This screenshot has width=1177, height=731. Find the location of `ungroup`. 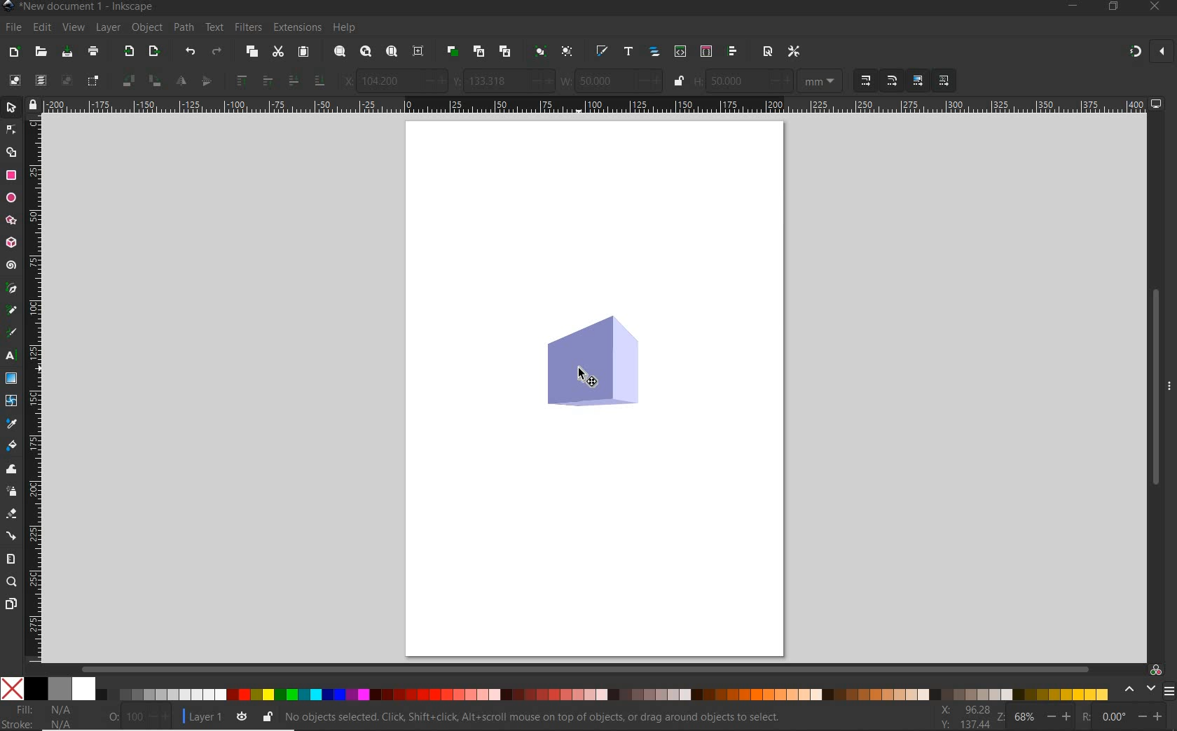

ungroup is located at coordinates (569, 52).